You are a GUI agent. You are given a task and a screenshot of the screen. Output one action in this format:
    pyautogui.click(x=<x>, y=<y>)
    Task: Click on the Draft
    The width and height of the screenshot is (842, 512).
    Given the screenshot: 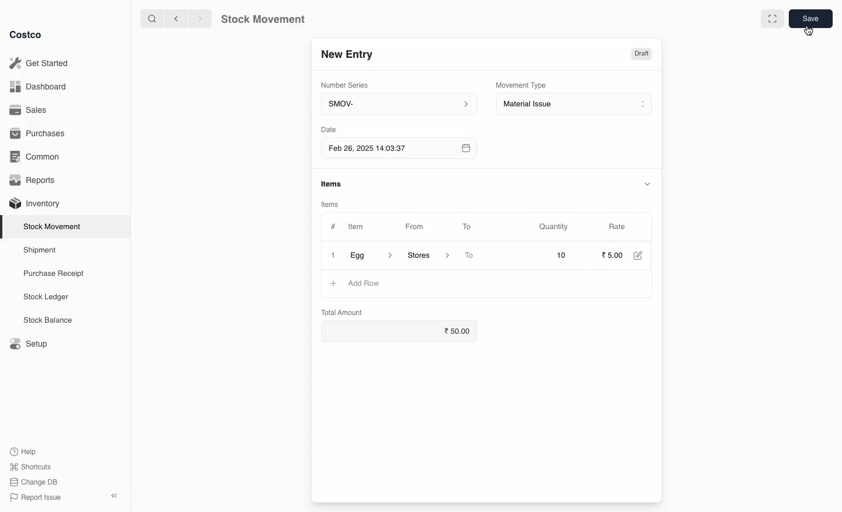 What is the action you would take?
    pyautogui.click(x=641, y=55)
    